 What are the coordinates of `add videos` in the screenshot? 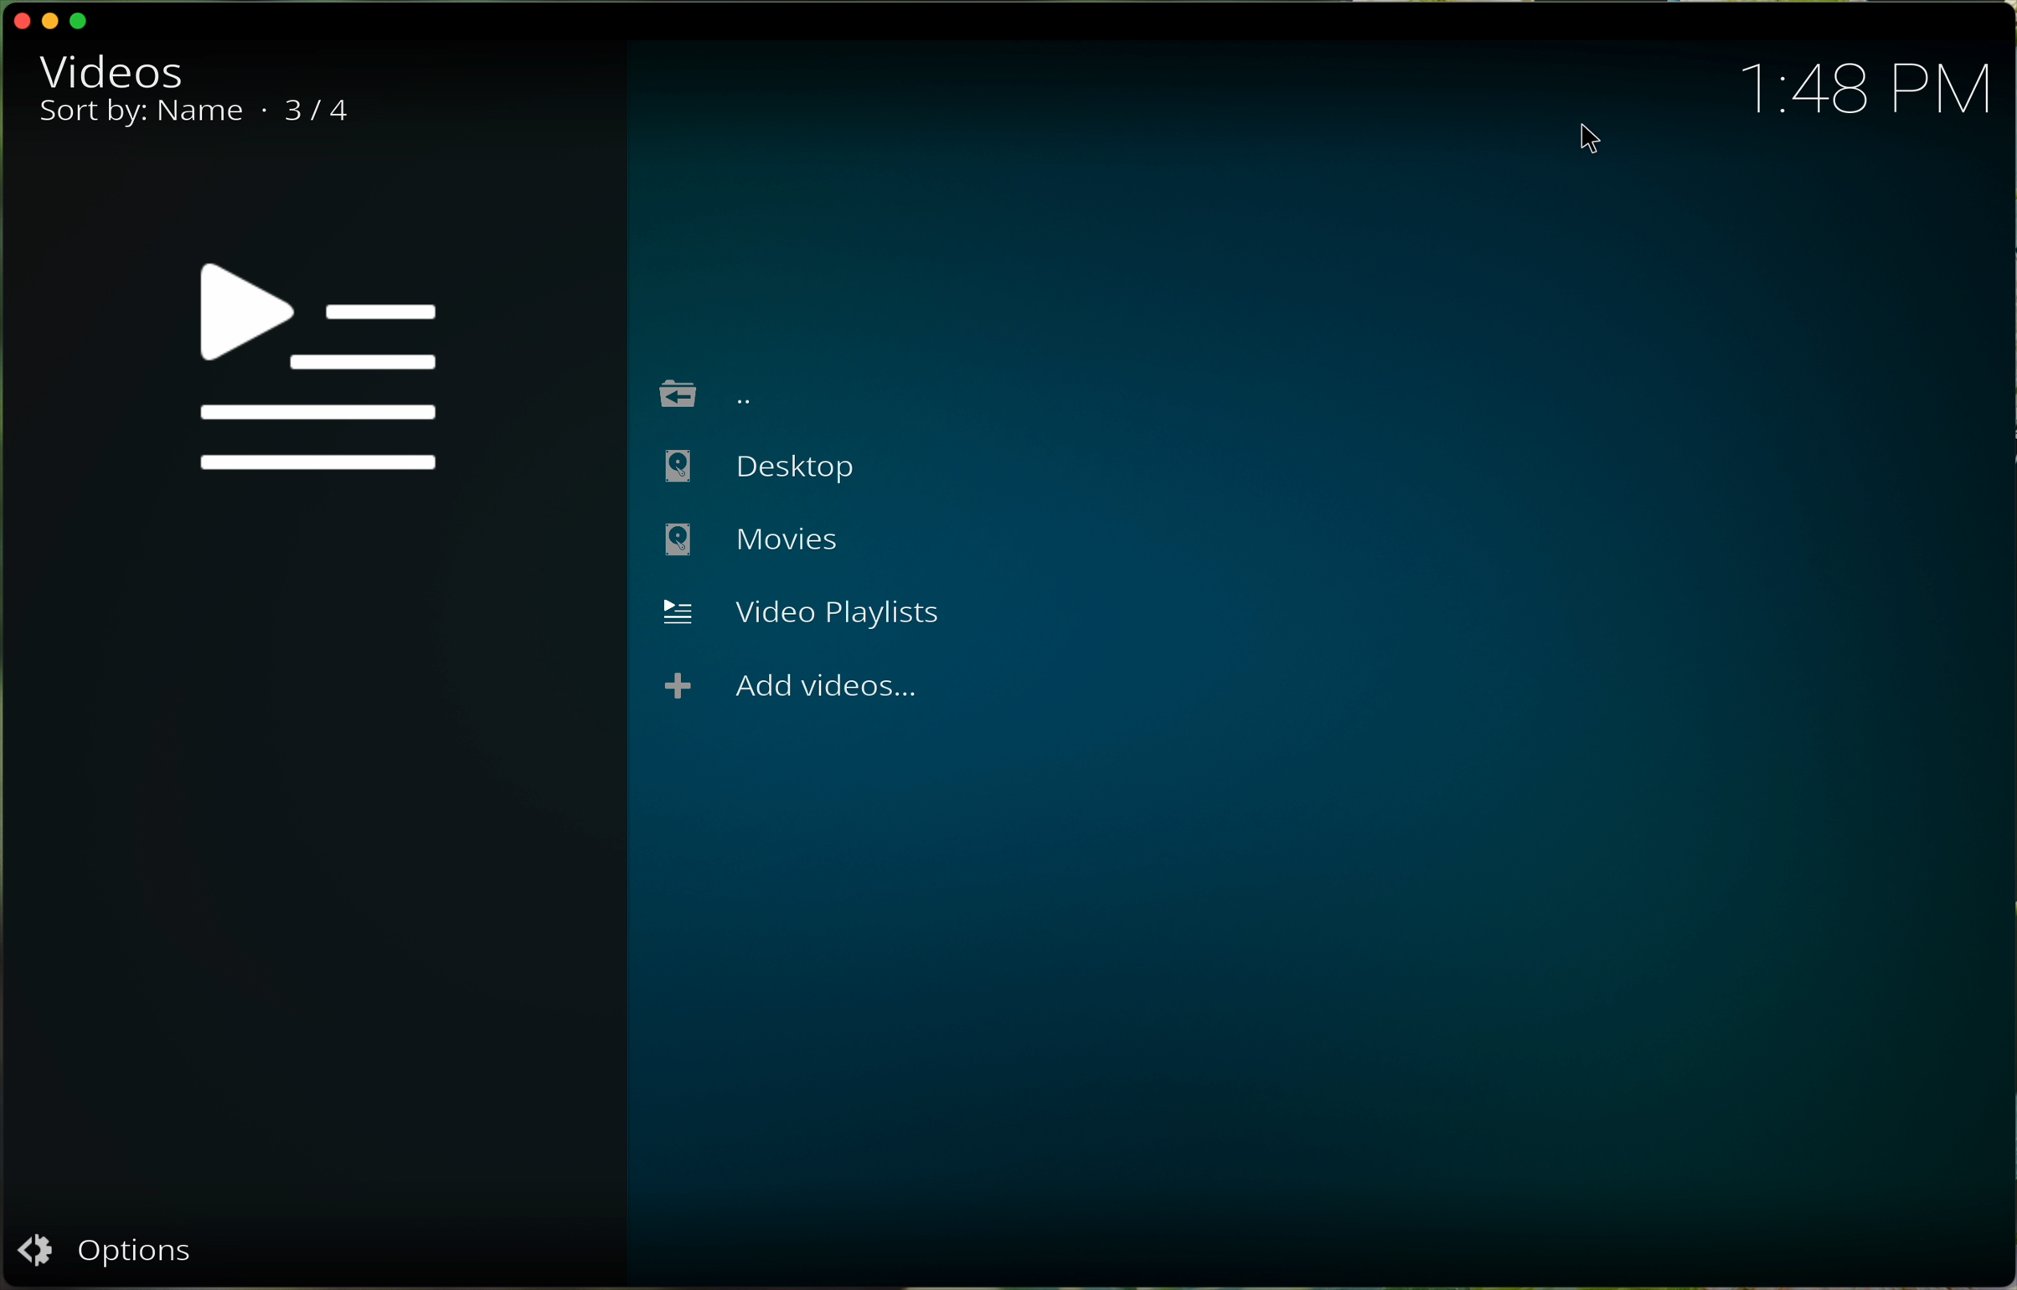 It's located at (810, 691).